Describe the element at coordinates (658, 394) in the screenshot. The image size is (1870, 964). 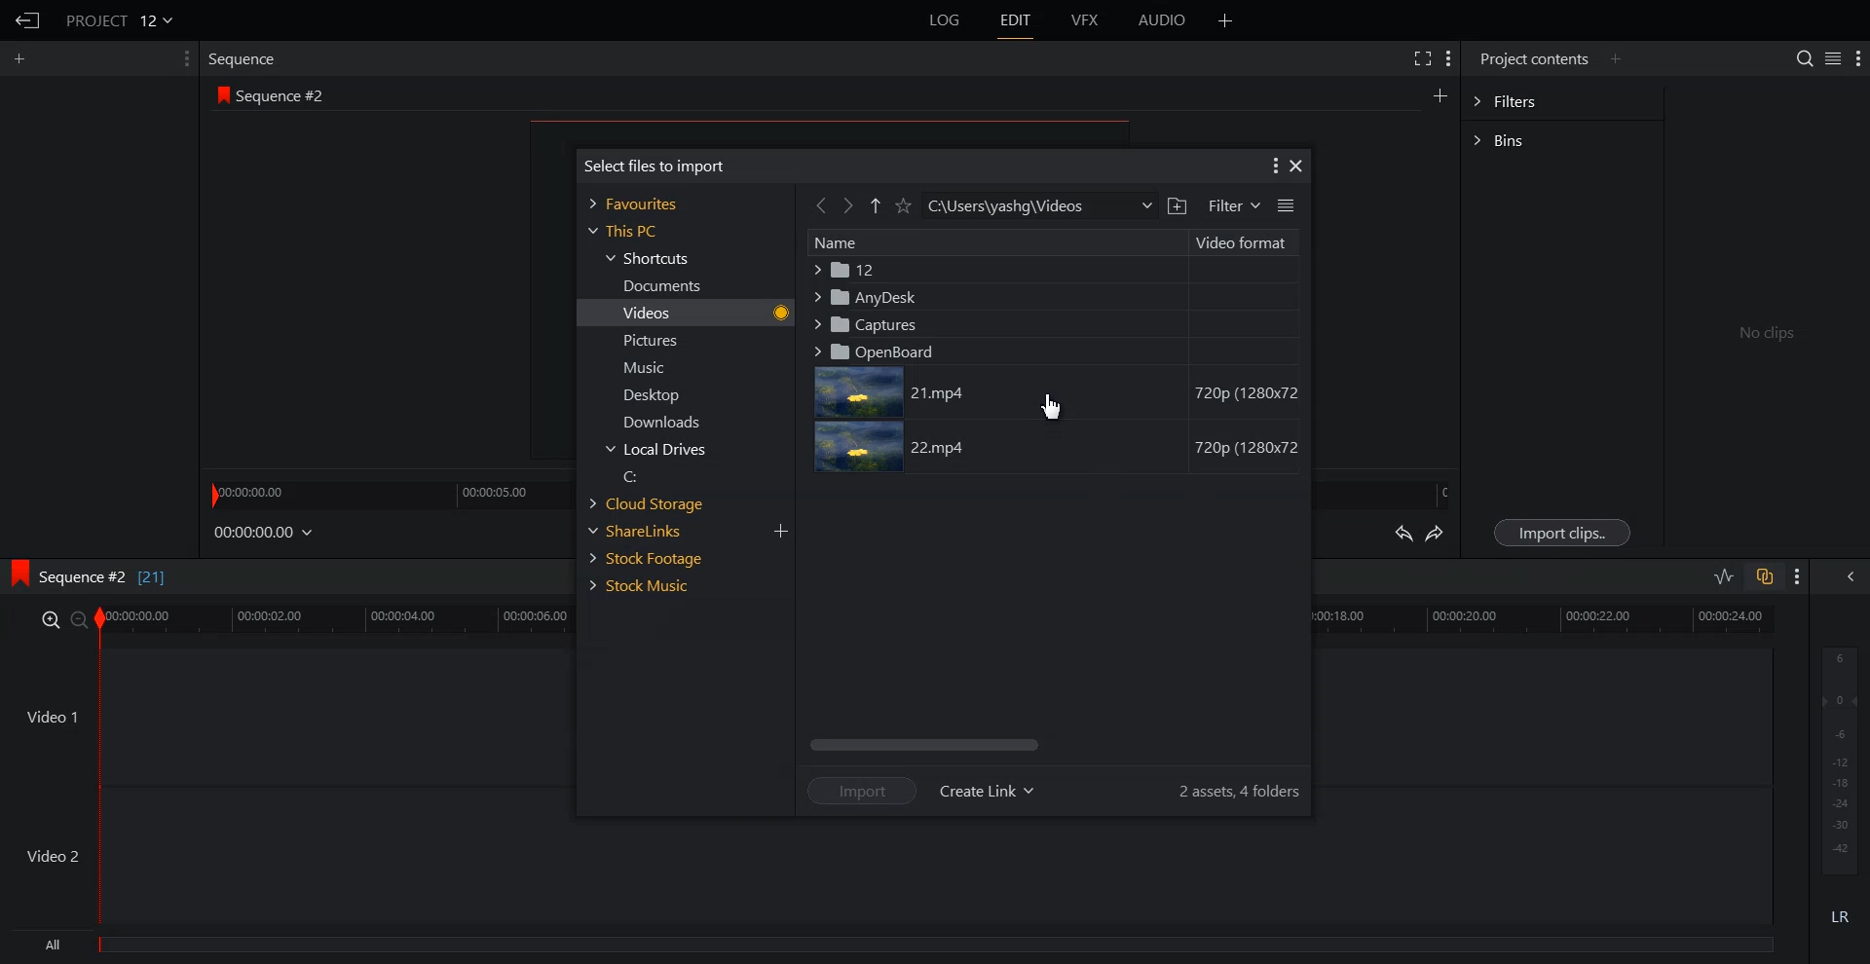
I see `Desktop` at that location.